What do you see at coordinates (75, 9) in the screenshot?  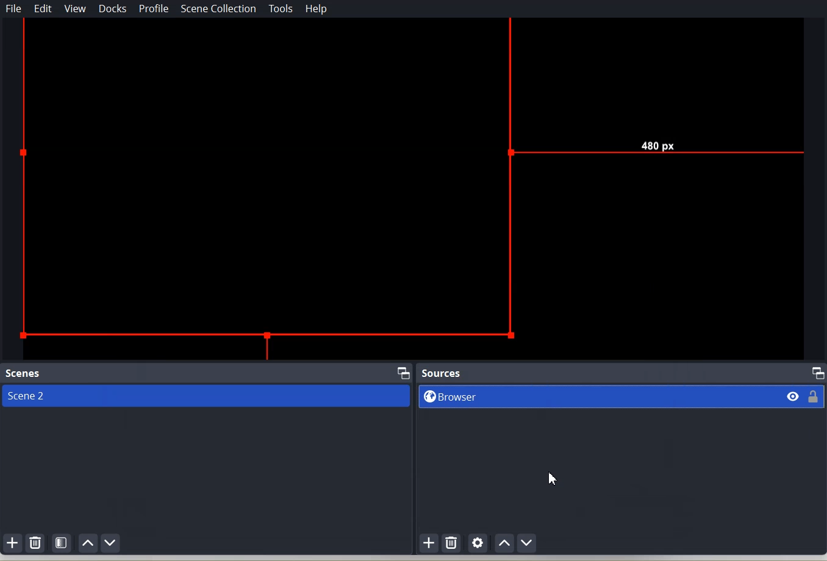 I see `View` at bounding box center [75, 9].